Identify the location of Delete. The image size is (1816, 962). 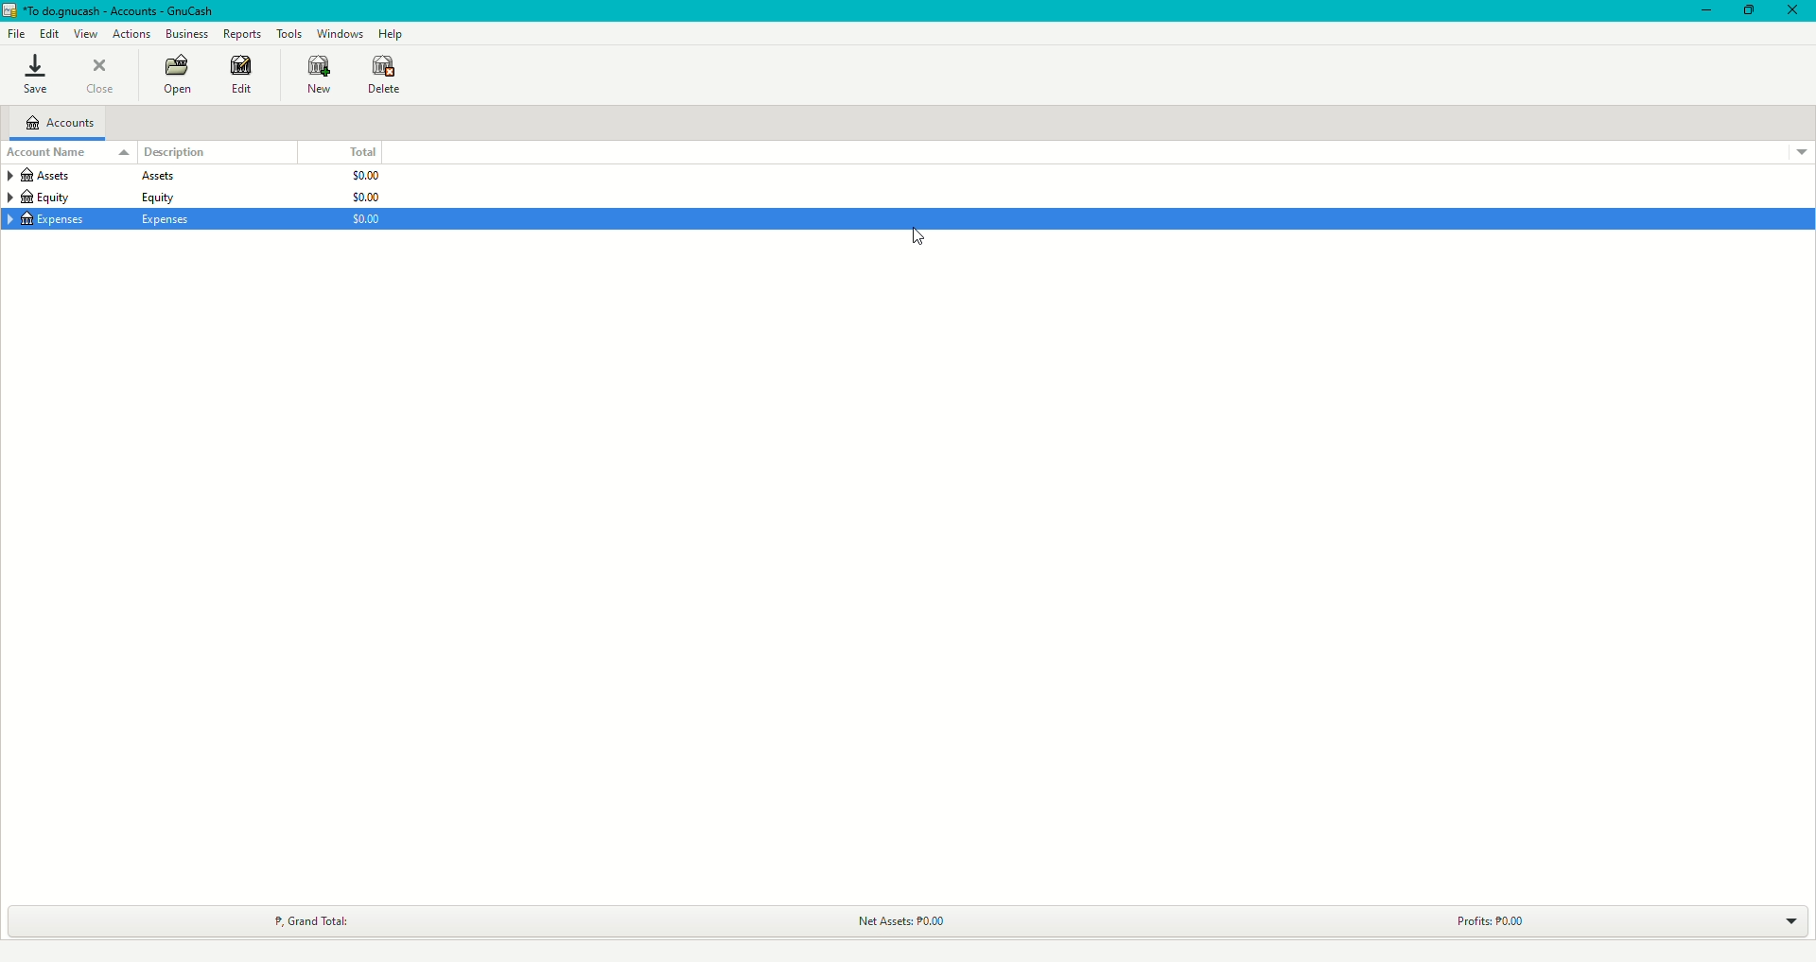
(385, 77).